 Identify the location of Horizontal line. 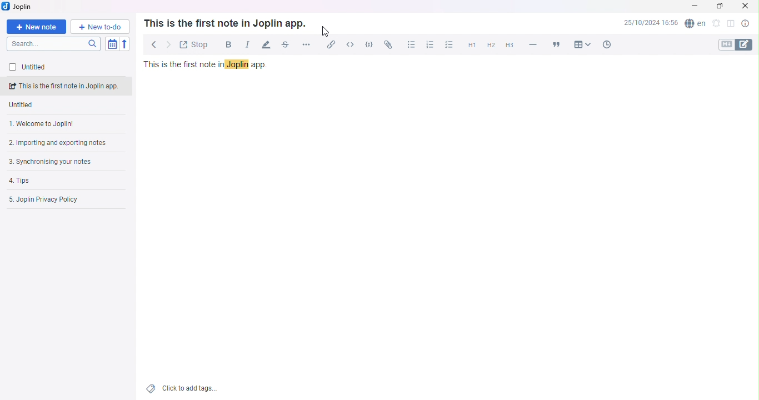
(533, 44).